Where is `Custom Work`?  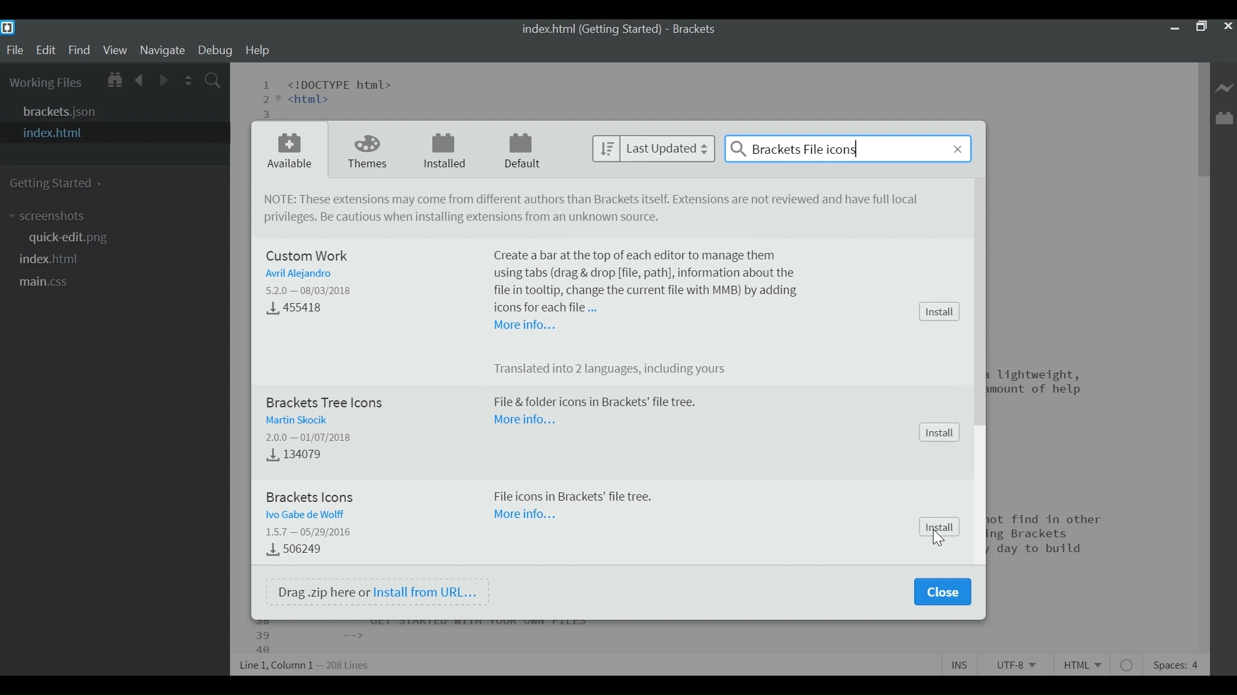 Custom Work is located at coordinates (310, 255).